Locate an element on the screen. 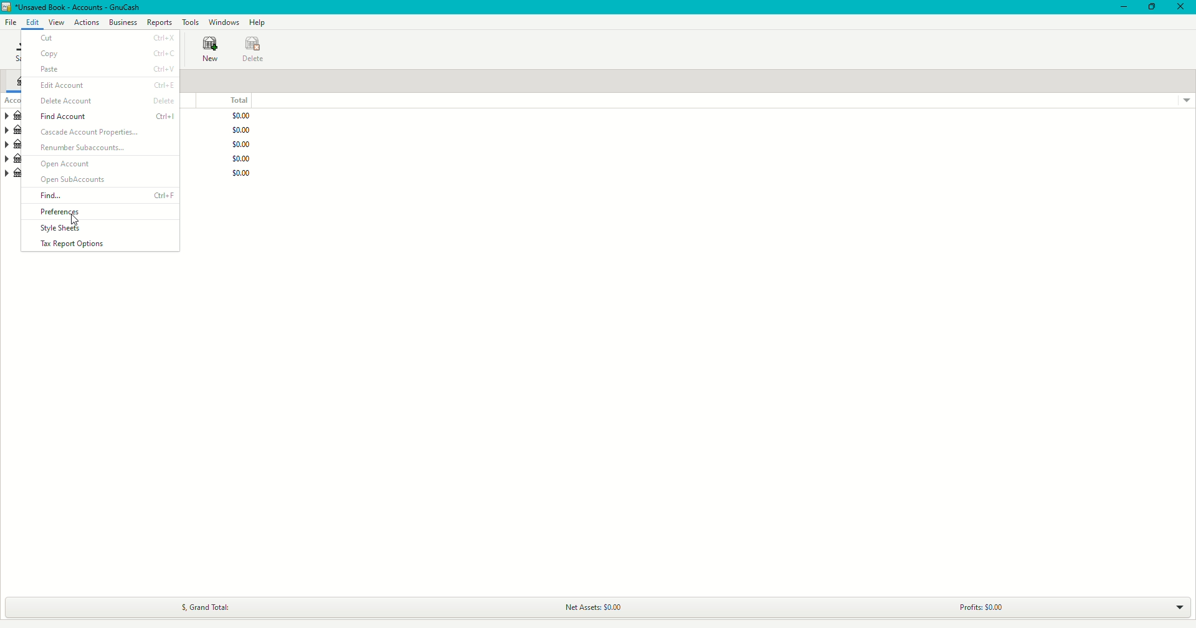 The width and height of the screenshot is (1196, 628). Windows is located at coordinates (223, 22).